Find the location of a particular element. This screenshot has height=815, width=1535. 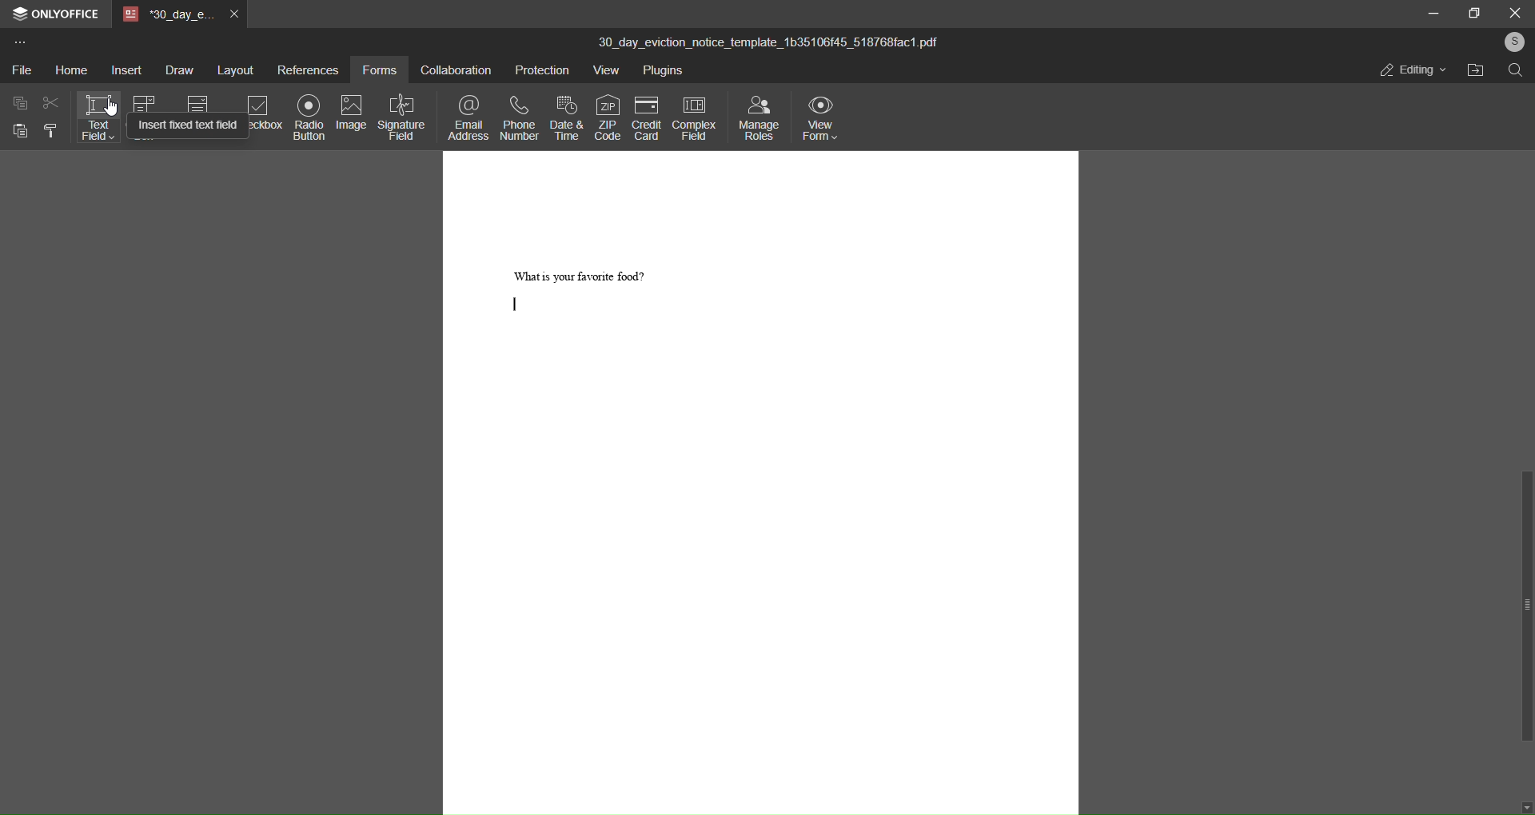

phone number is located at coordinates (519, 117).